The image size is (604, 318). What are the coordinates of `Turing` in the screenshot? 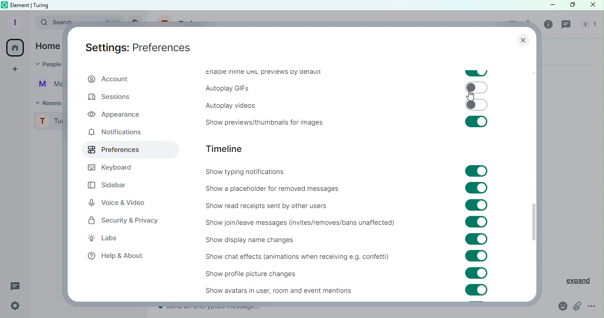 It's located at (48, 123).